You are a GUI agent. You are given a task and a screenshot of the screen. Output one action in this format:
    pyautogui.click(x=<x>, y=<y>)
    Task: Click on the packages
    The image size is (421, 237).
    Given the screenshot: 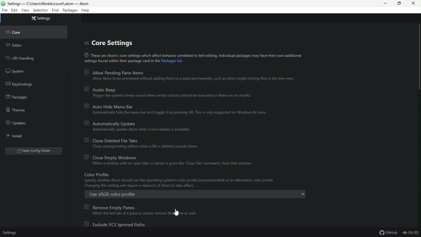 What is the action you would take?
    pyautogui.click(x=70, y=11)
    